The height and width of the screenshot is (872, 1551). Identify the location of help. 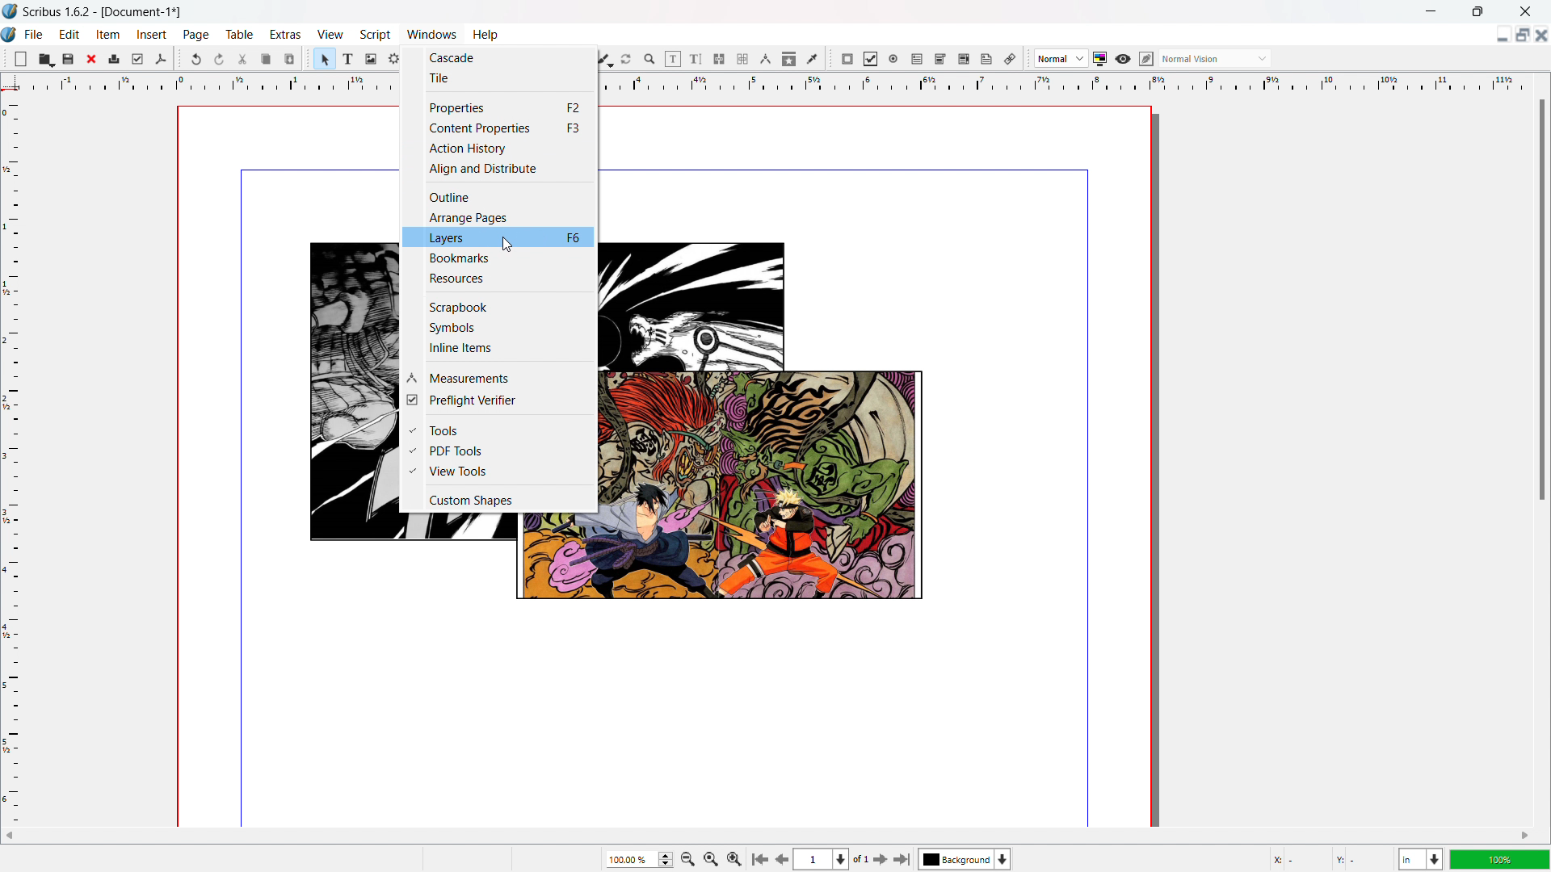
(485, 35).